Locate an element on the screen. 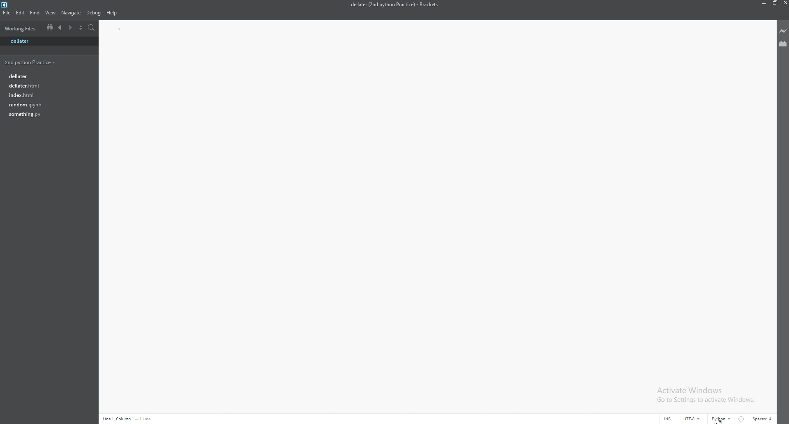  help is located at coordinates (112, 13).